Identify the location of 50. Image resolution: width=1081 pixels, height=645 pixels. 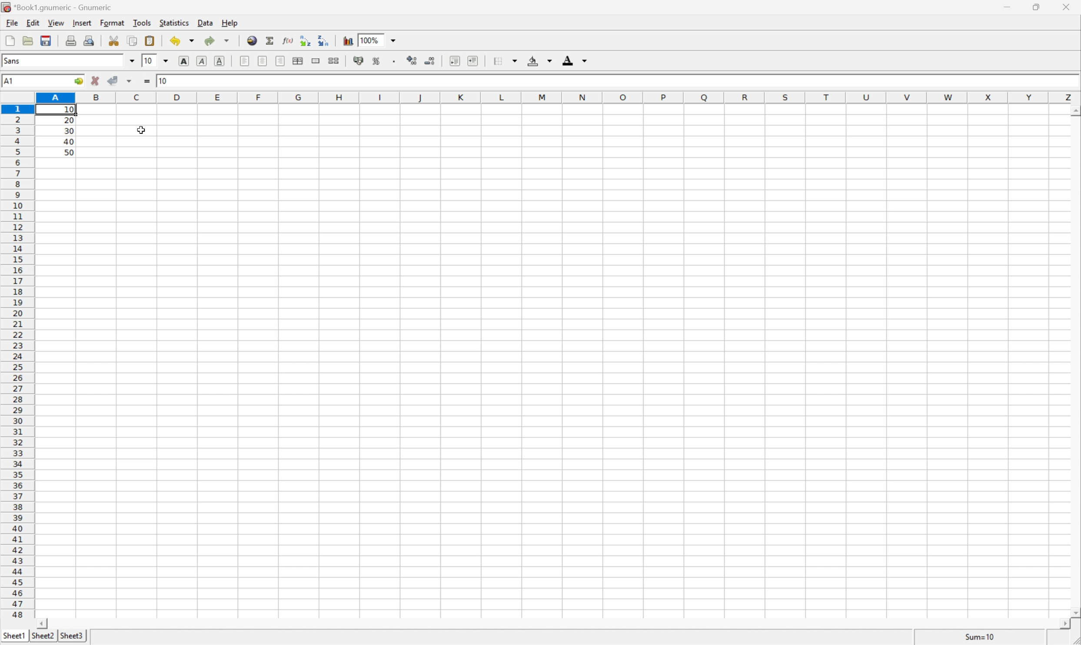
(68, 152).